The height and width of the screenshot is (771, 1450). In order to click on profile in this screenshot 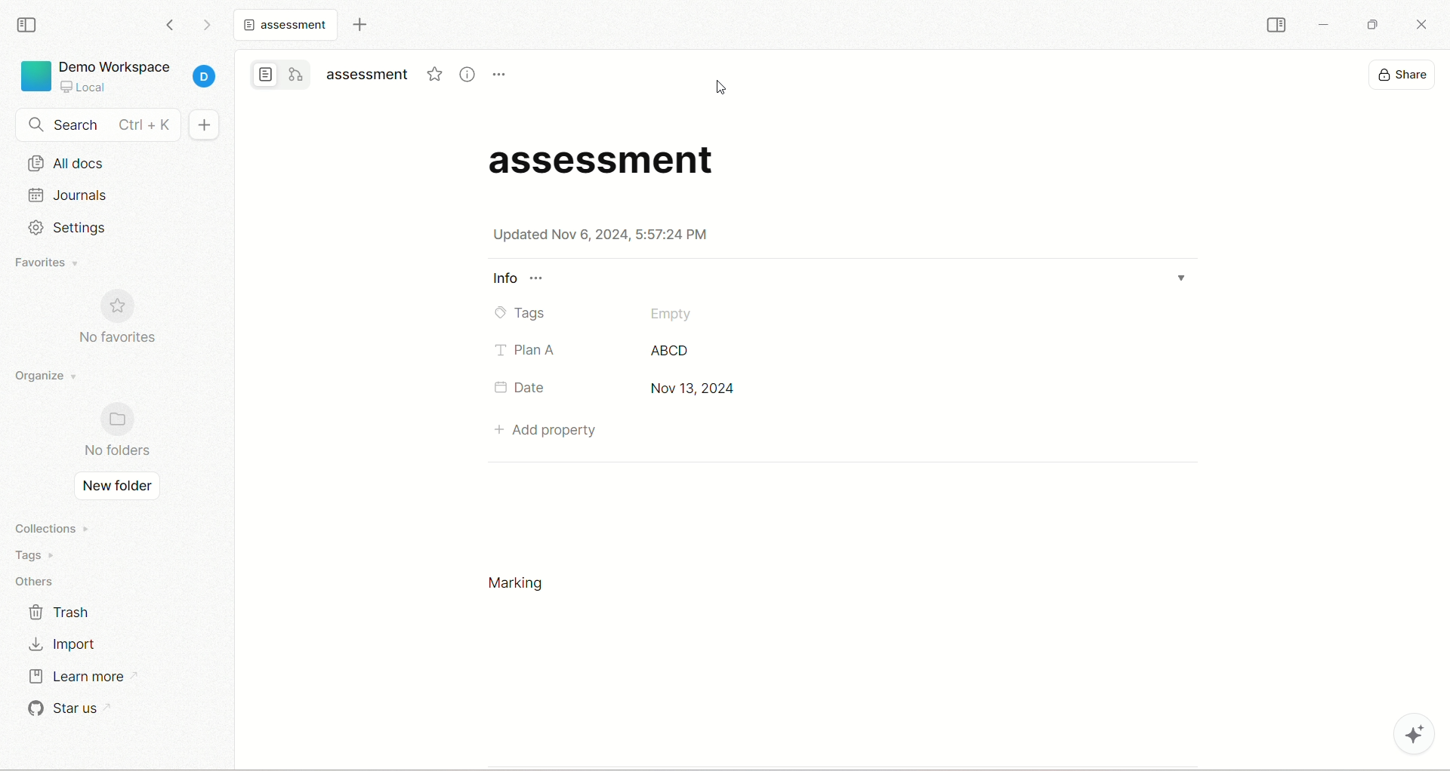, I will do `click(206, 73)`.